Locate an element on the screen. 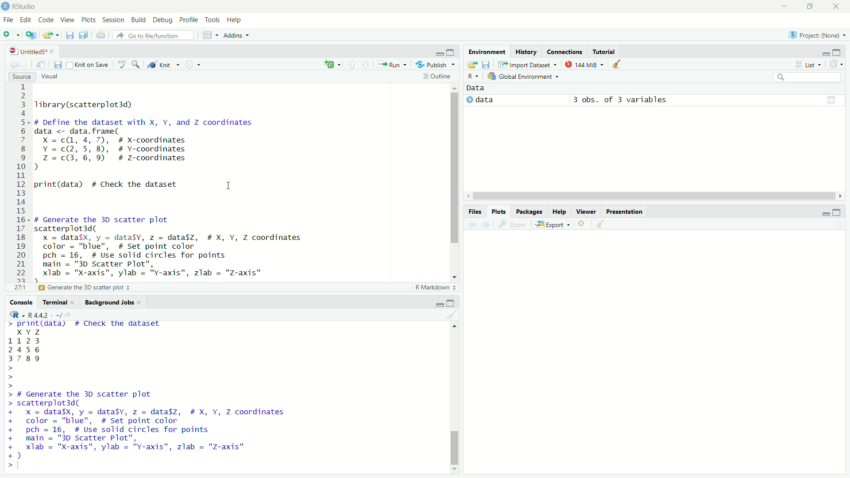 The height and width of the screenshot is (478, 850). Previous plot is located at coordinates (469, 226).